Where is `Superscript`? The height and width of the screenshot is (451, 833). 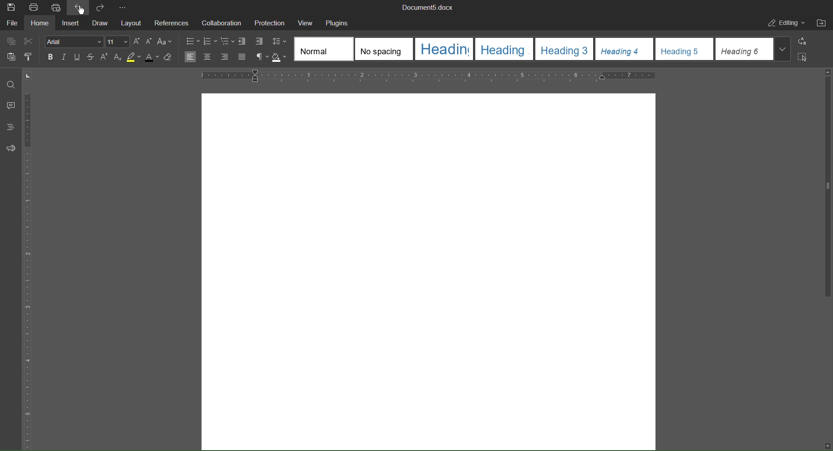 Superscript is located at coordinates (104, 57).